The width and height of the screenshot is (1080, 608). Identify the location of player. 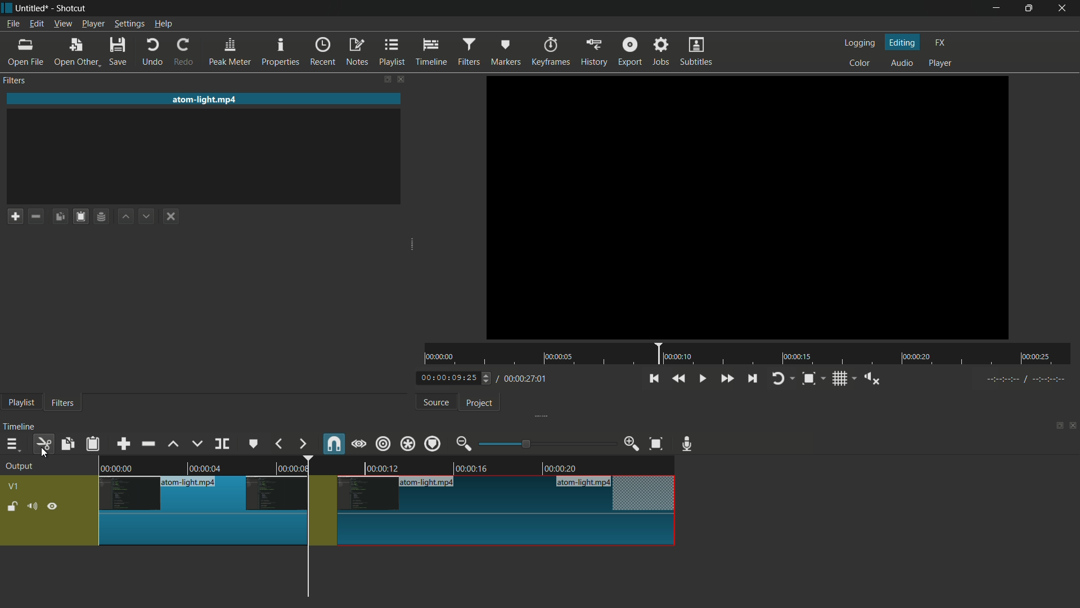
(942, 65).